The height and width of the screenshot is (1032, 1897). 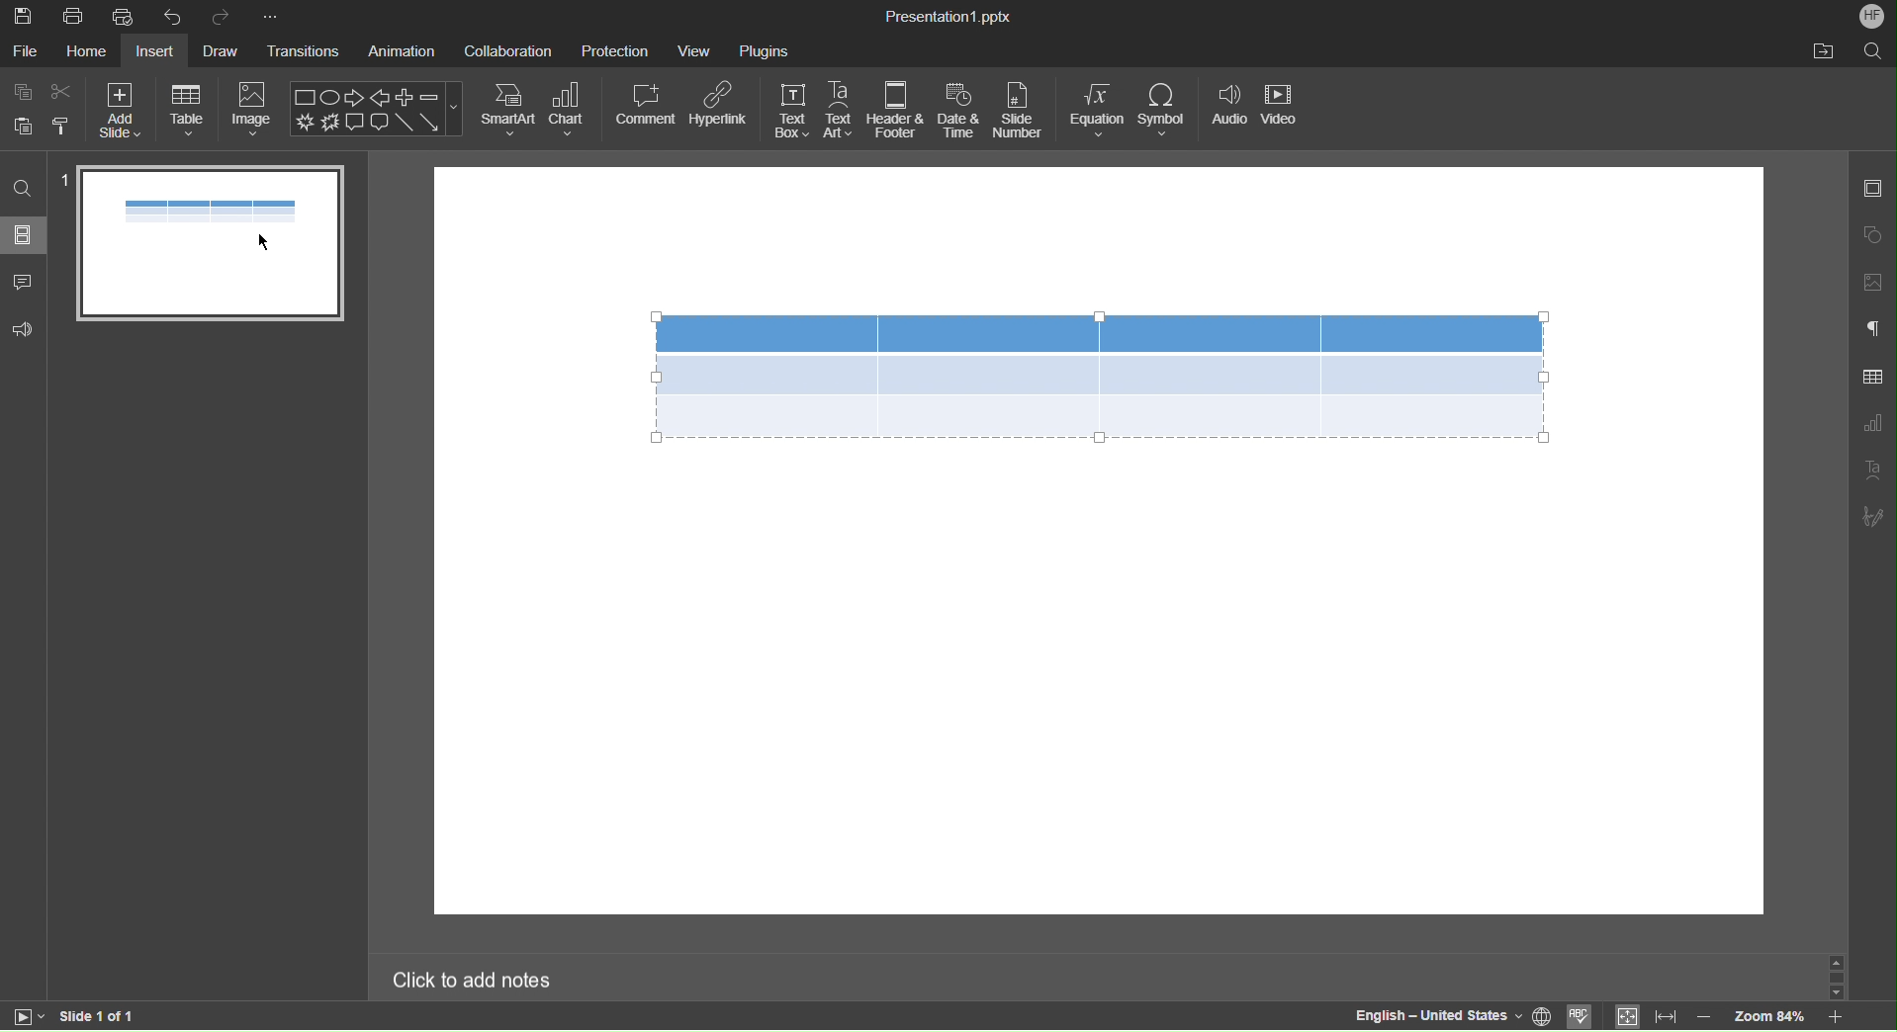 What do you see at coordinates (26, 53) in the screenshot?
I see `File` at bounding box center [26, 53].